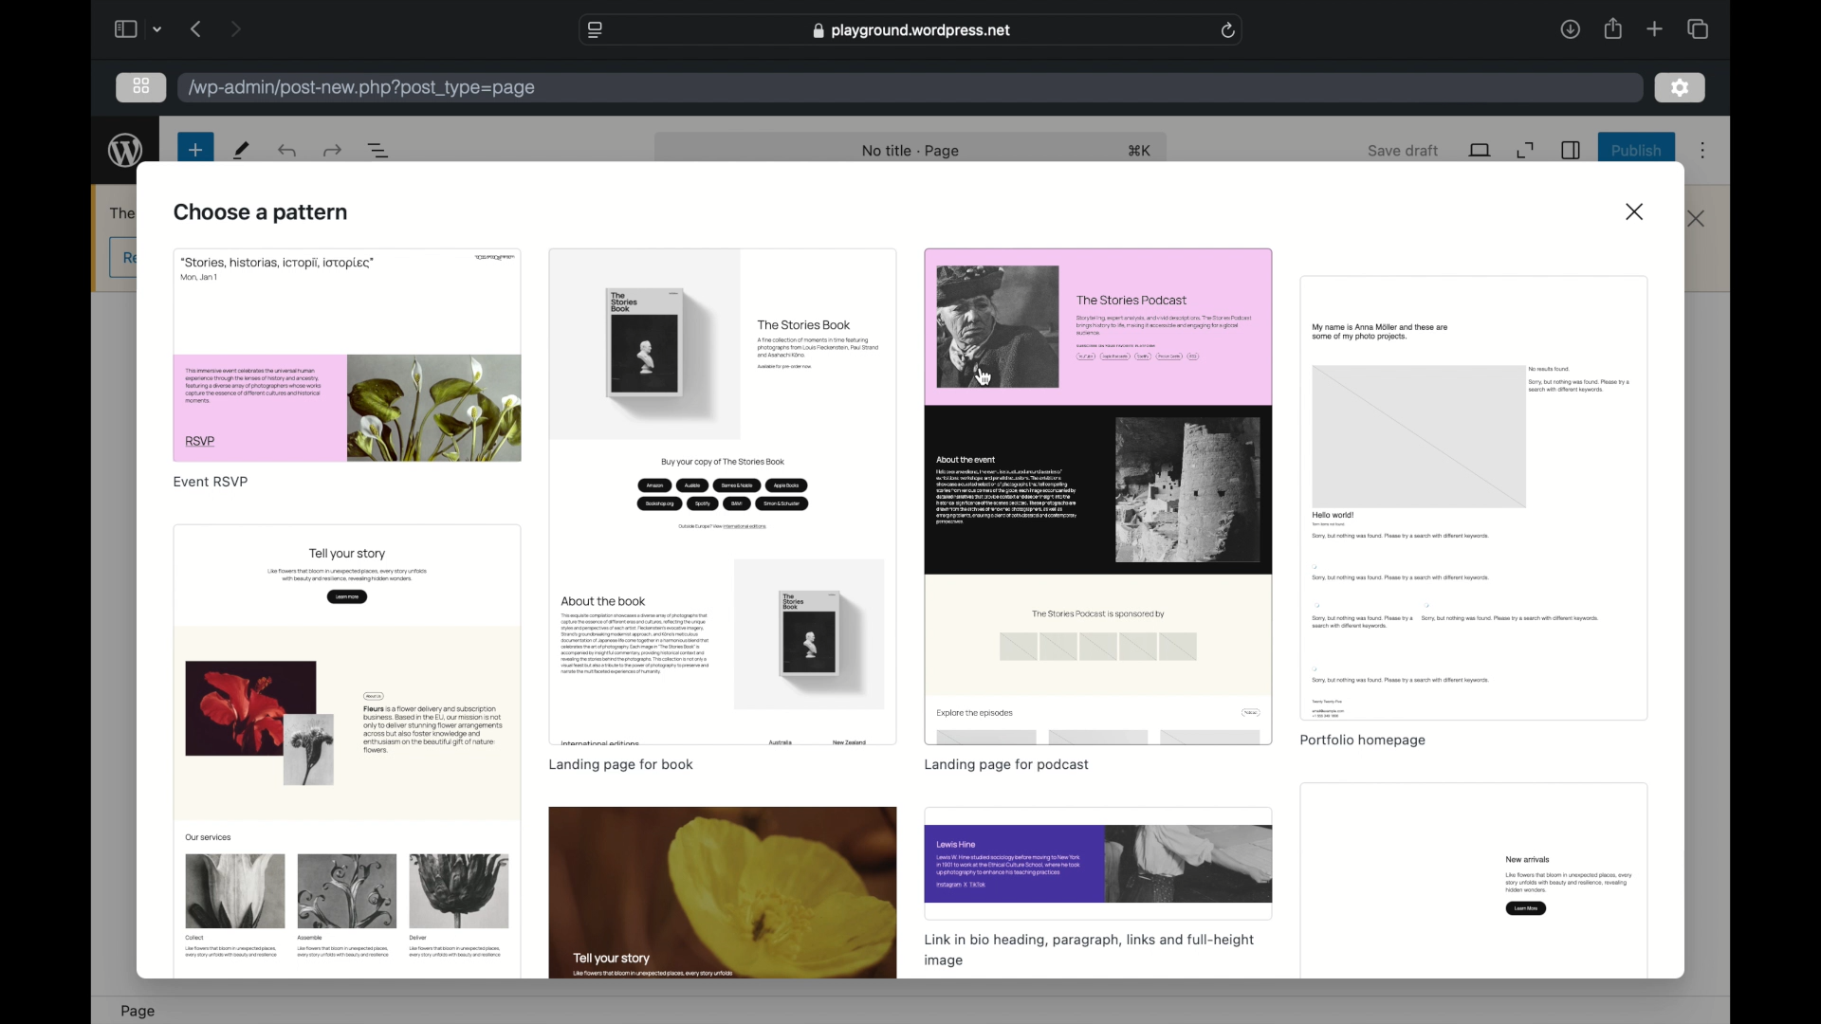  Describe the element at coordinates (1700, 219) in the screenshot. I see `close` at that location.